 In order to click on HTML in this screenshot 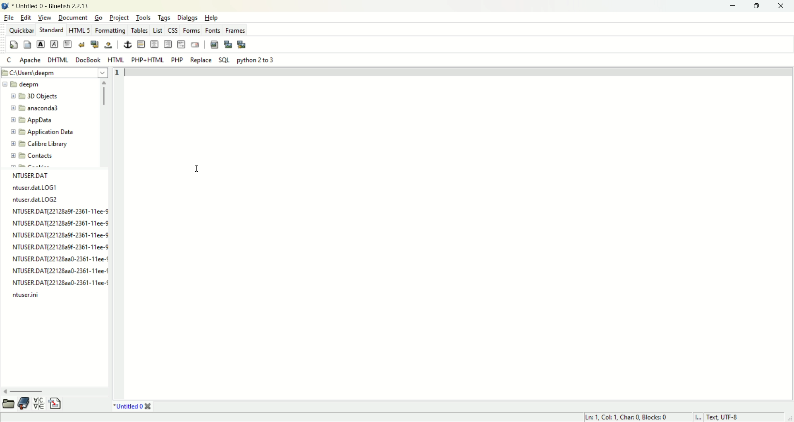, I will do `click(116, 60)`.